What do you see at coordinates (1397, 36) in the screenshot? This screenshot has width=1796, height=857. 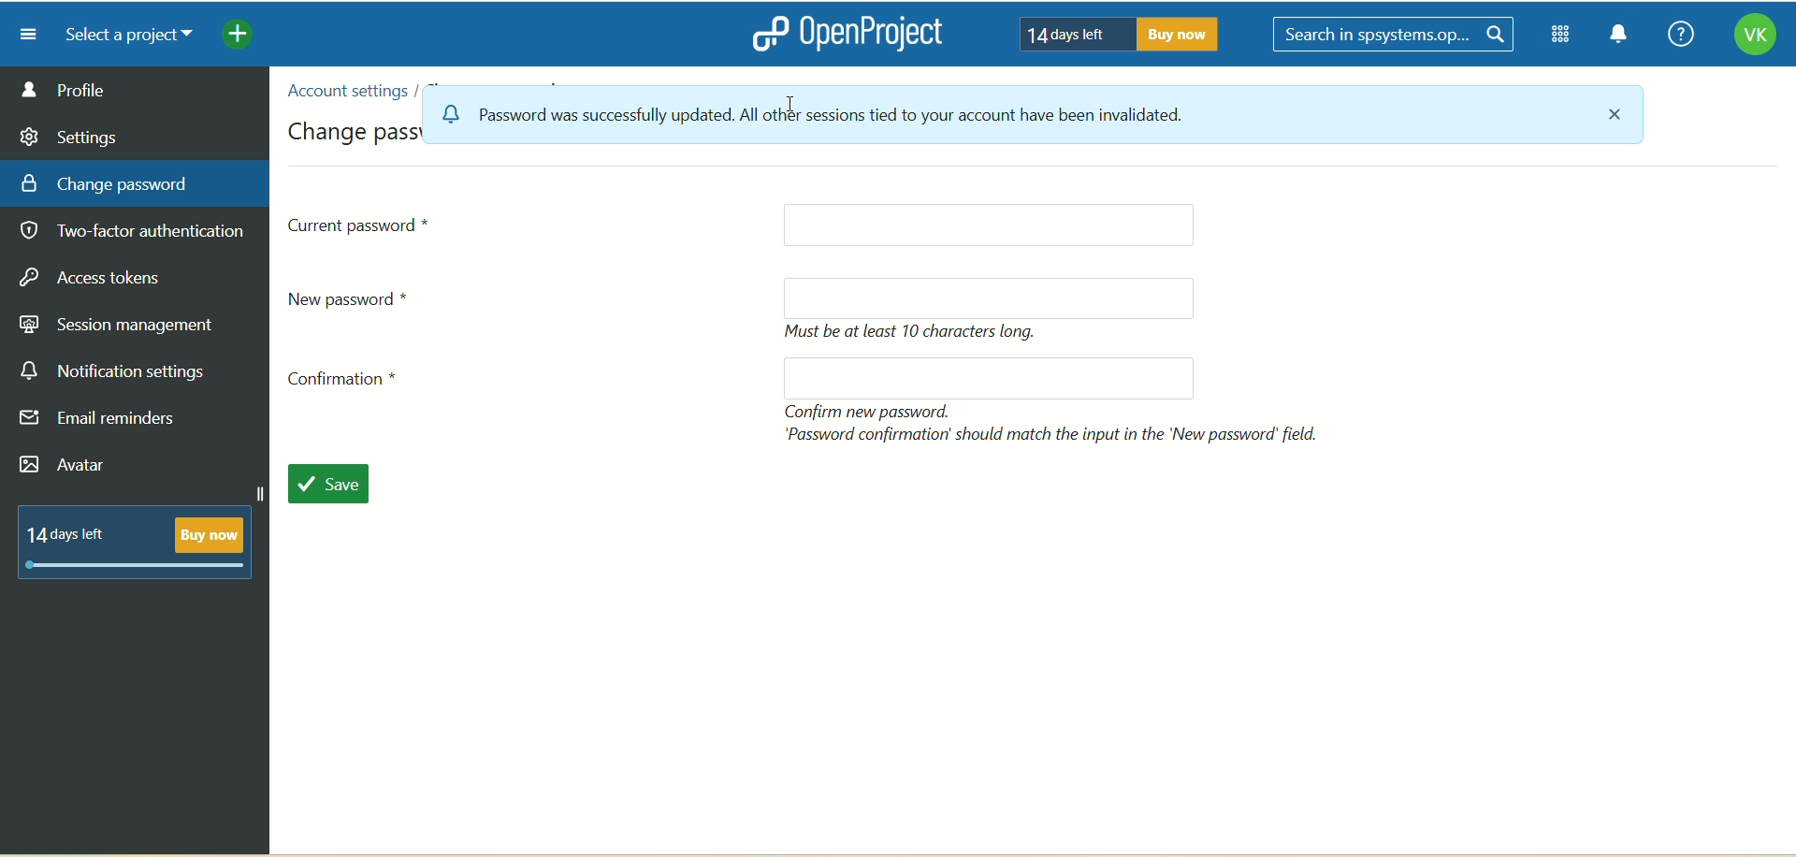 I see `search` at bounding box center [1397, 36].